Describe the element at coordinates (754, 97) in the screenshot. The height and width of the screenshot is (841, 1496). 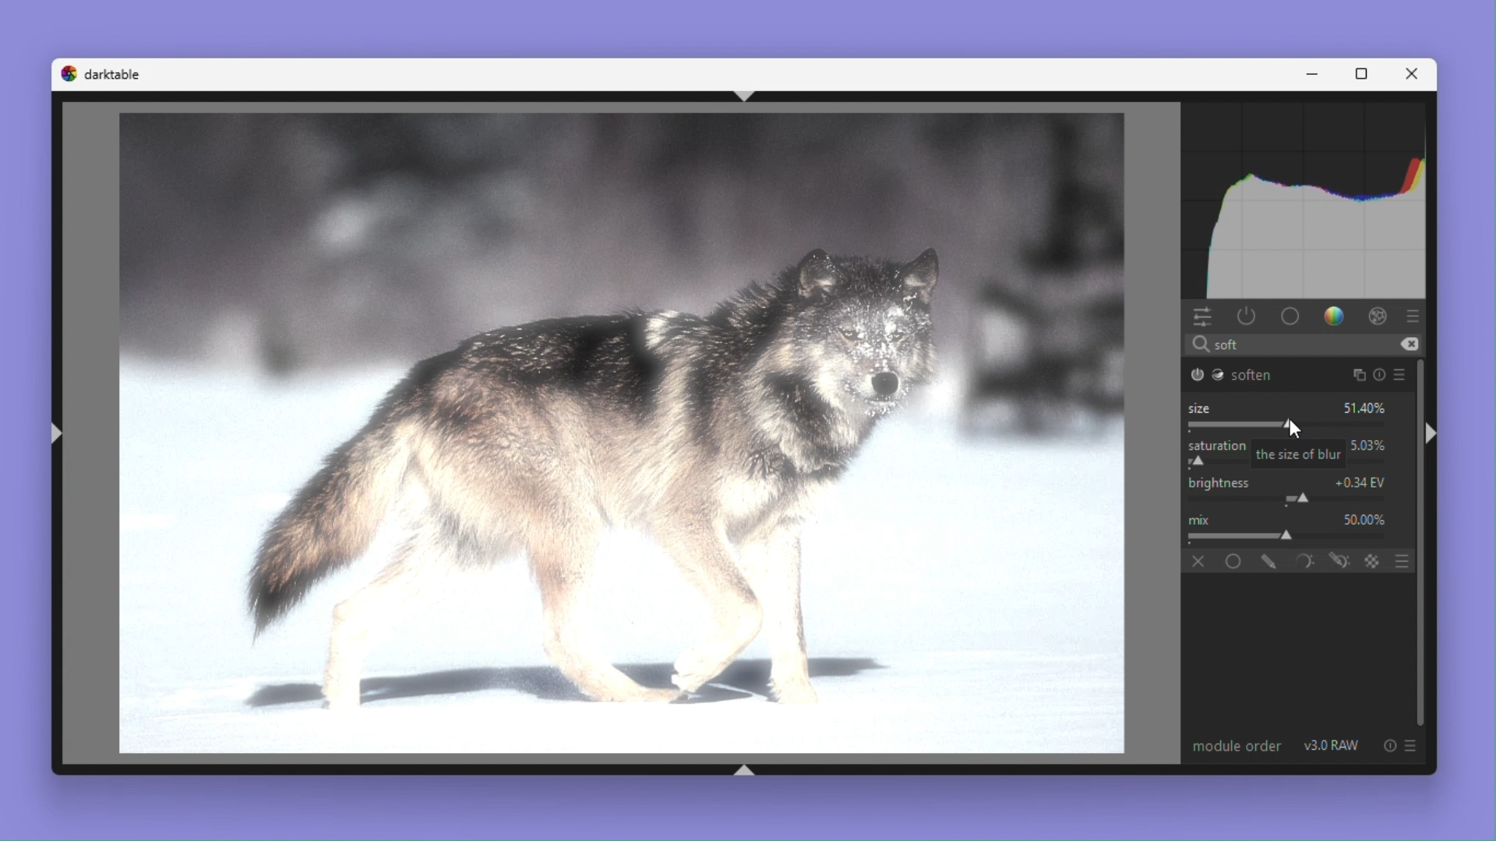
I see `shift+ctrl+t` at that location.